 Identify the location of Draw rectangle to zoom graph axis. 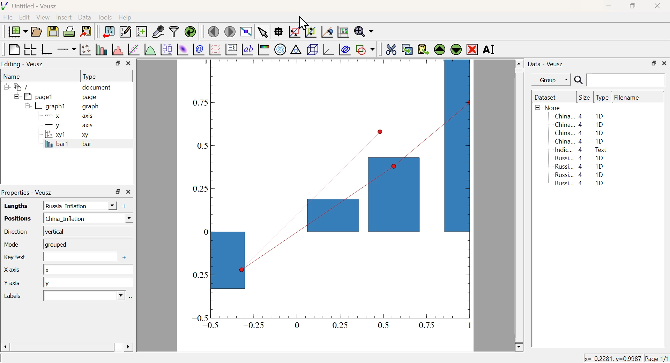
(294, 32).